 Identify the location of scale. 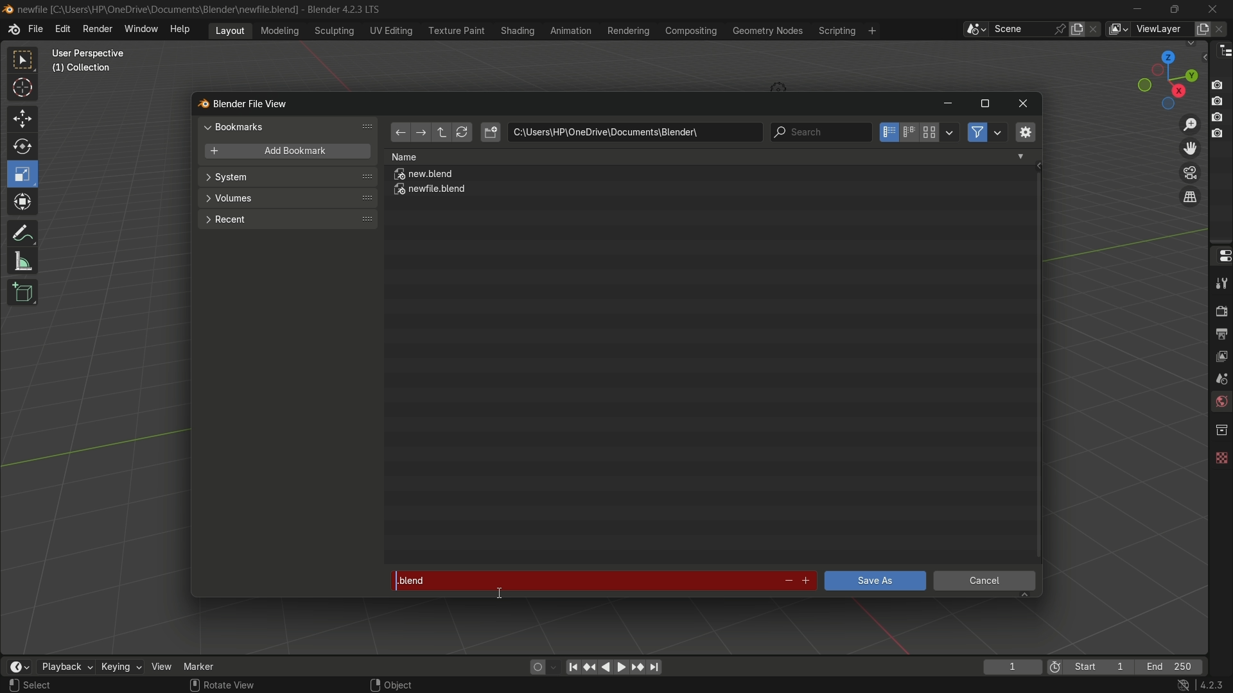
(24, 174).